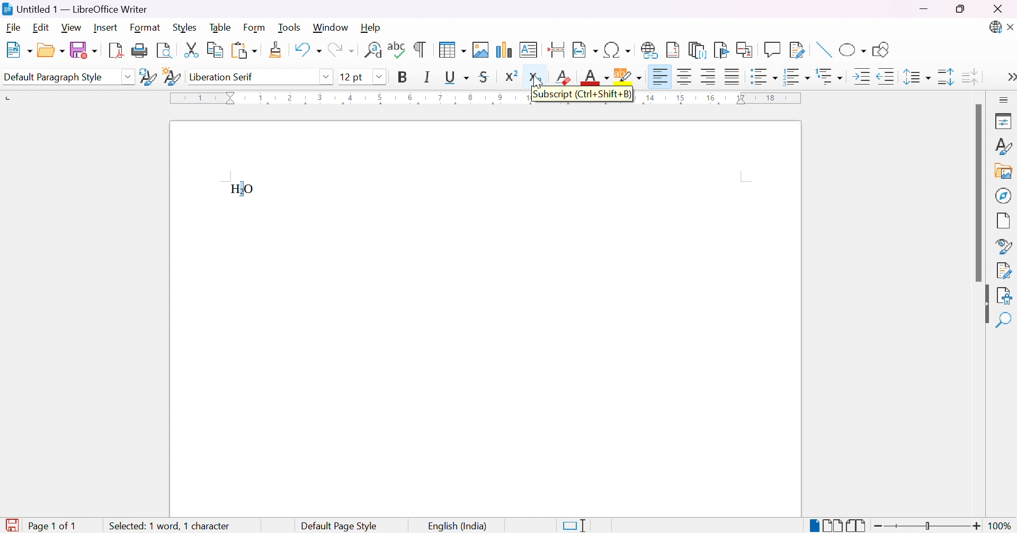  I want to click on Close, so click(997, 10).